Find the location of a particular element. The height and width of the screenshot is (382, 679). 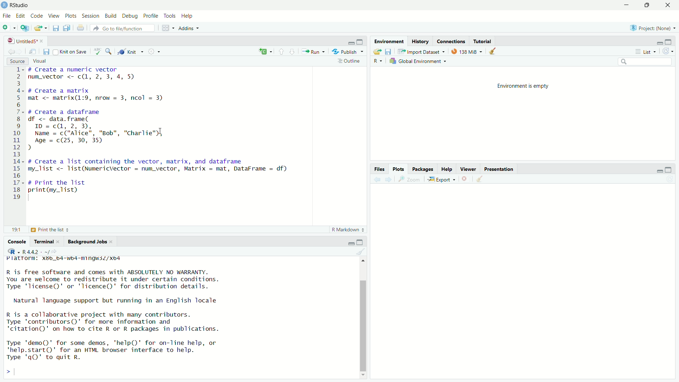

search is located at coordinates (645, 63).